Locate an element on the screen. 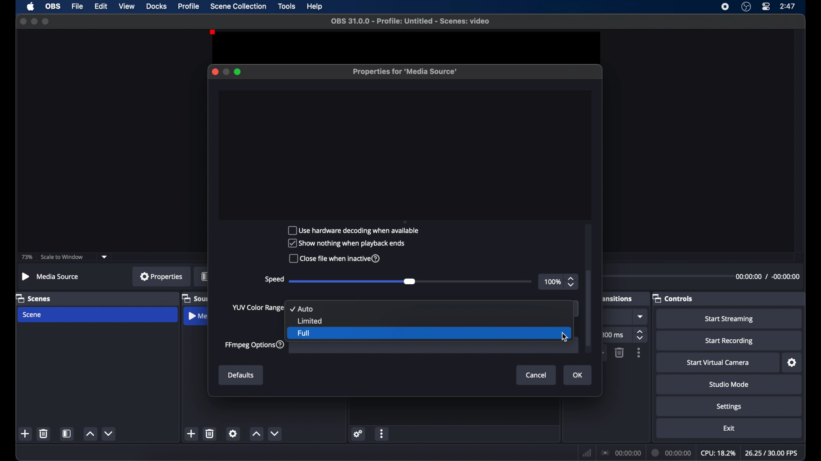 The height and width of the screenshot is (461, 821). more options is located at coordinates (382, 433).